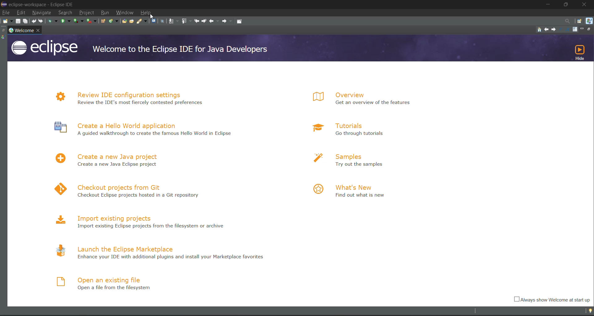 The width and height of the screenshot is (594, 316). I want to click on A guided walkthrough to create the famous Hello World in Eclipse, so click(158, 135).